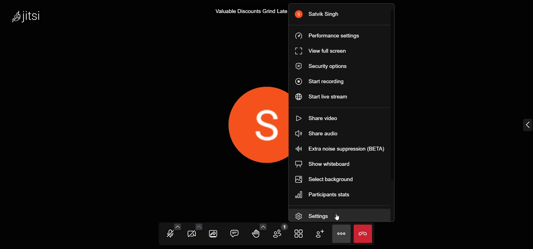 The image size is (533, 249). What do you see at coordinates (526, 126) in the screenshot?
I see `expand` at bounding box center [526, 126].